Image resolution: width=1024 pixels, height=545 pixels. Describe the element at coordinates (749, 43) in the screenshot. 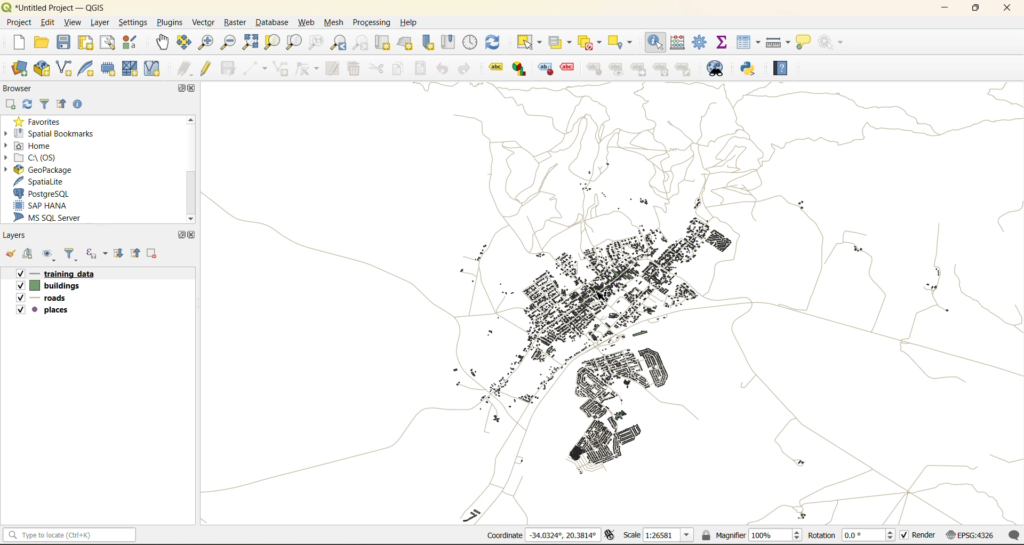

I see `attributes table` at that location.